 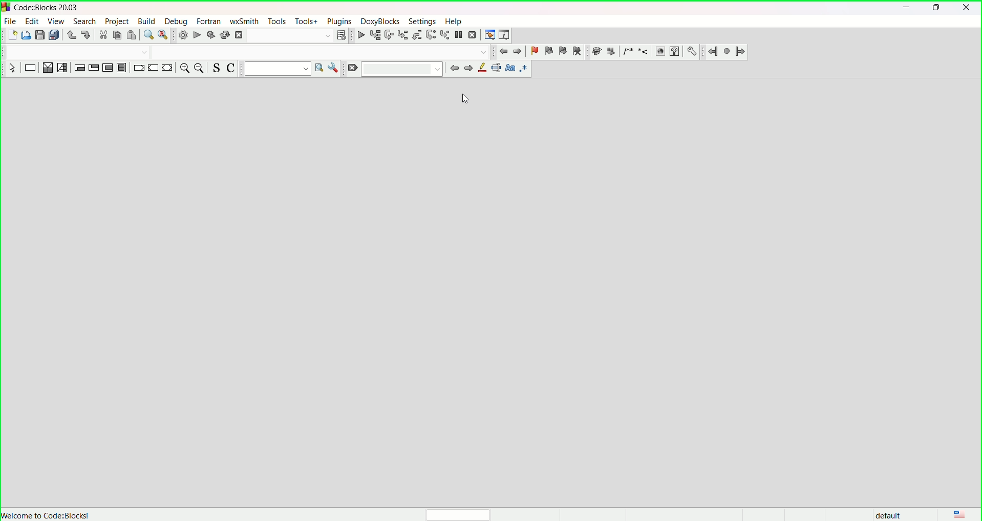 I want to click on default, so click(x=885, y=514).